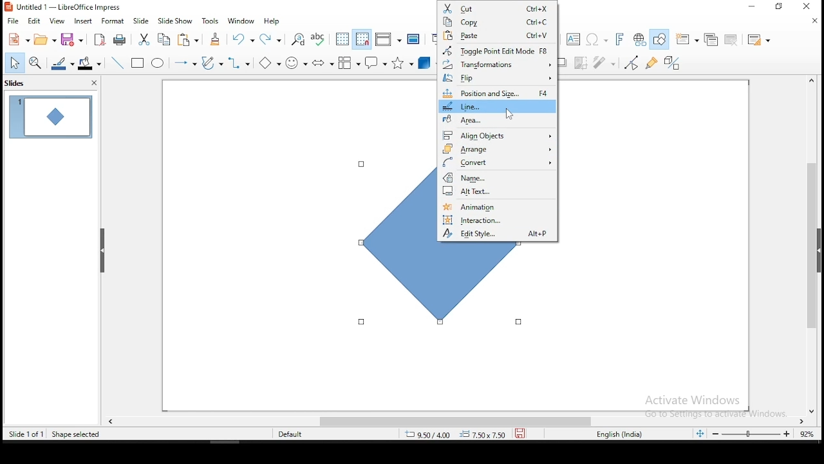  What do you see at coordinates (686, 39) in the screenshot?
I see `new slide` at bounding box center [686, 39].